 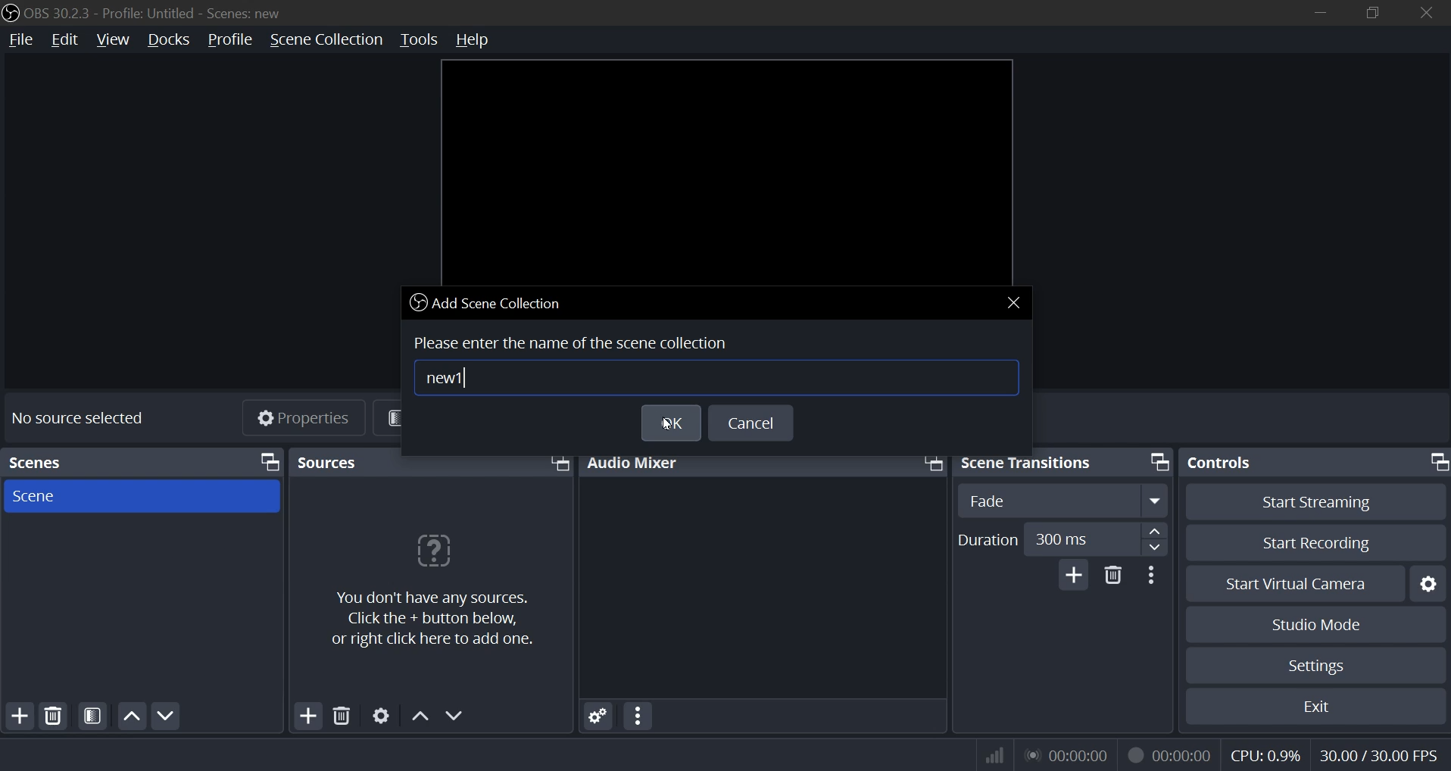 I want to click on bring front, so click(x=270, y=462).